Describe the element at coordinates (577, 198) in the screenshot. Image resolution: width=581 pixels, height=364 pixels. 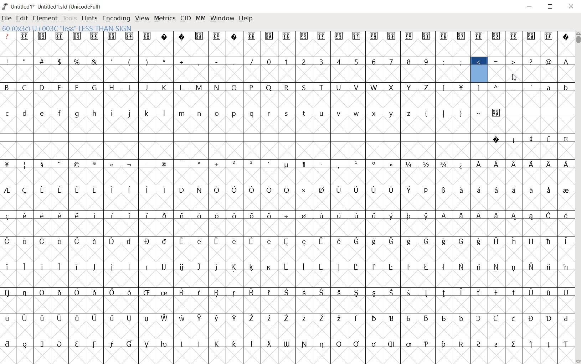
I see `scrollbar` at that location.